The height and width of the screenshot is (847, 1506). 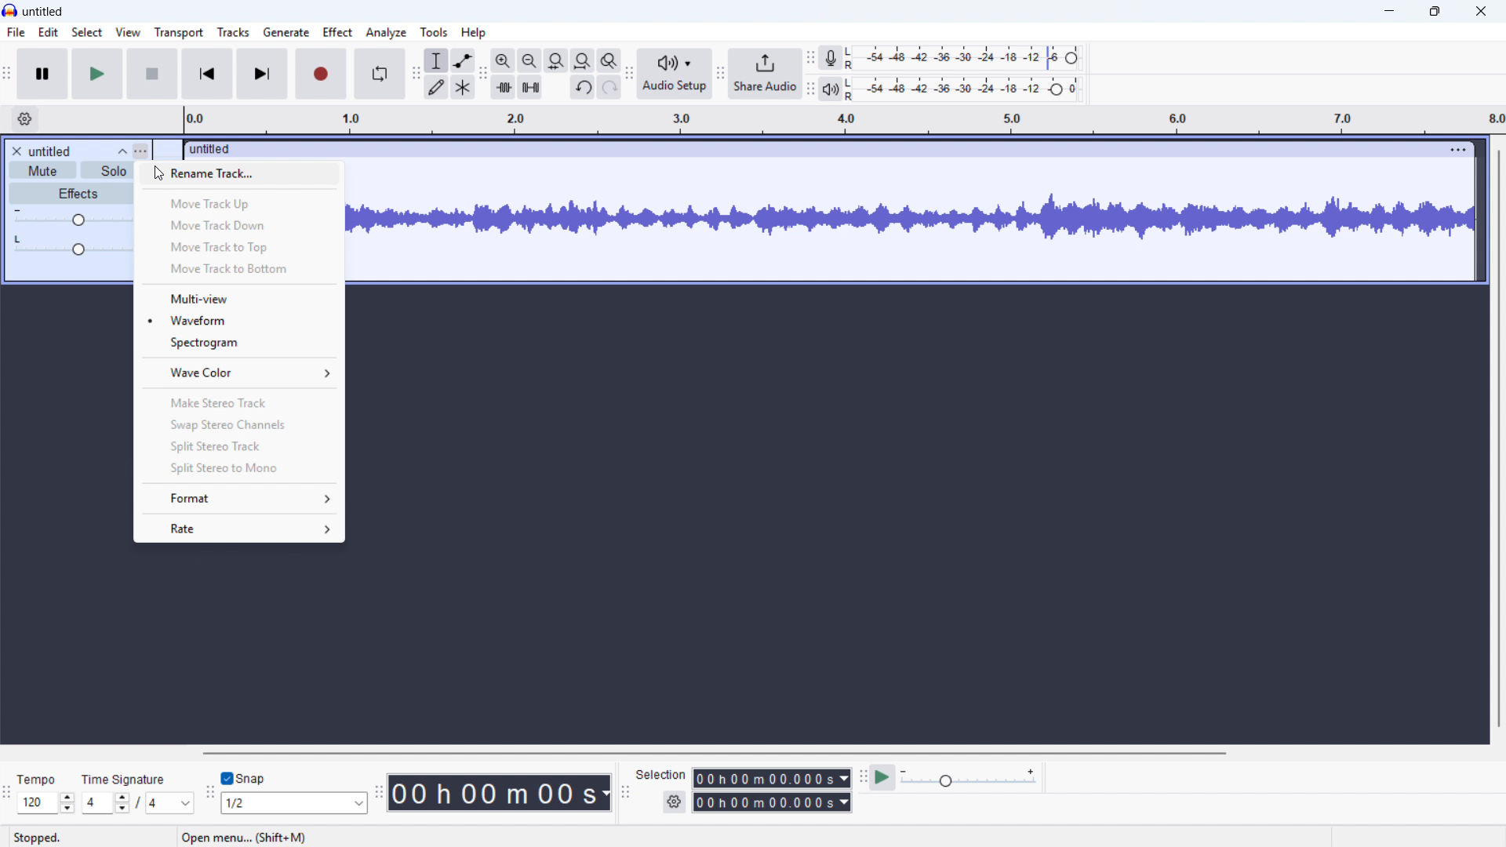 What do you see at coordinates (473, 33) in the screenshot?
I see `help ` at bounding box center [473, 33].